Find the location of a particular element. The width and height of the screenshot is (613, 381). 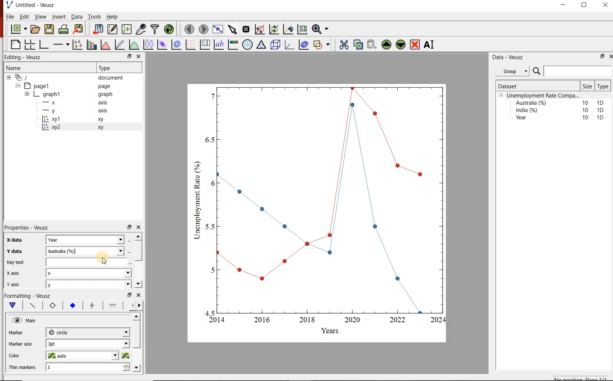

minimise is located at coordinates (130, 56).